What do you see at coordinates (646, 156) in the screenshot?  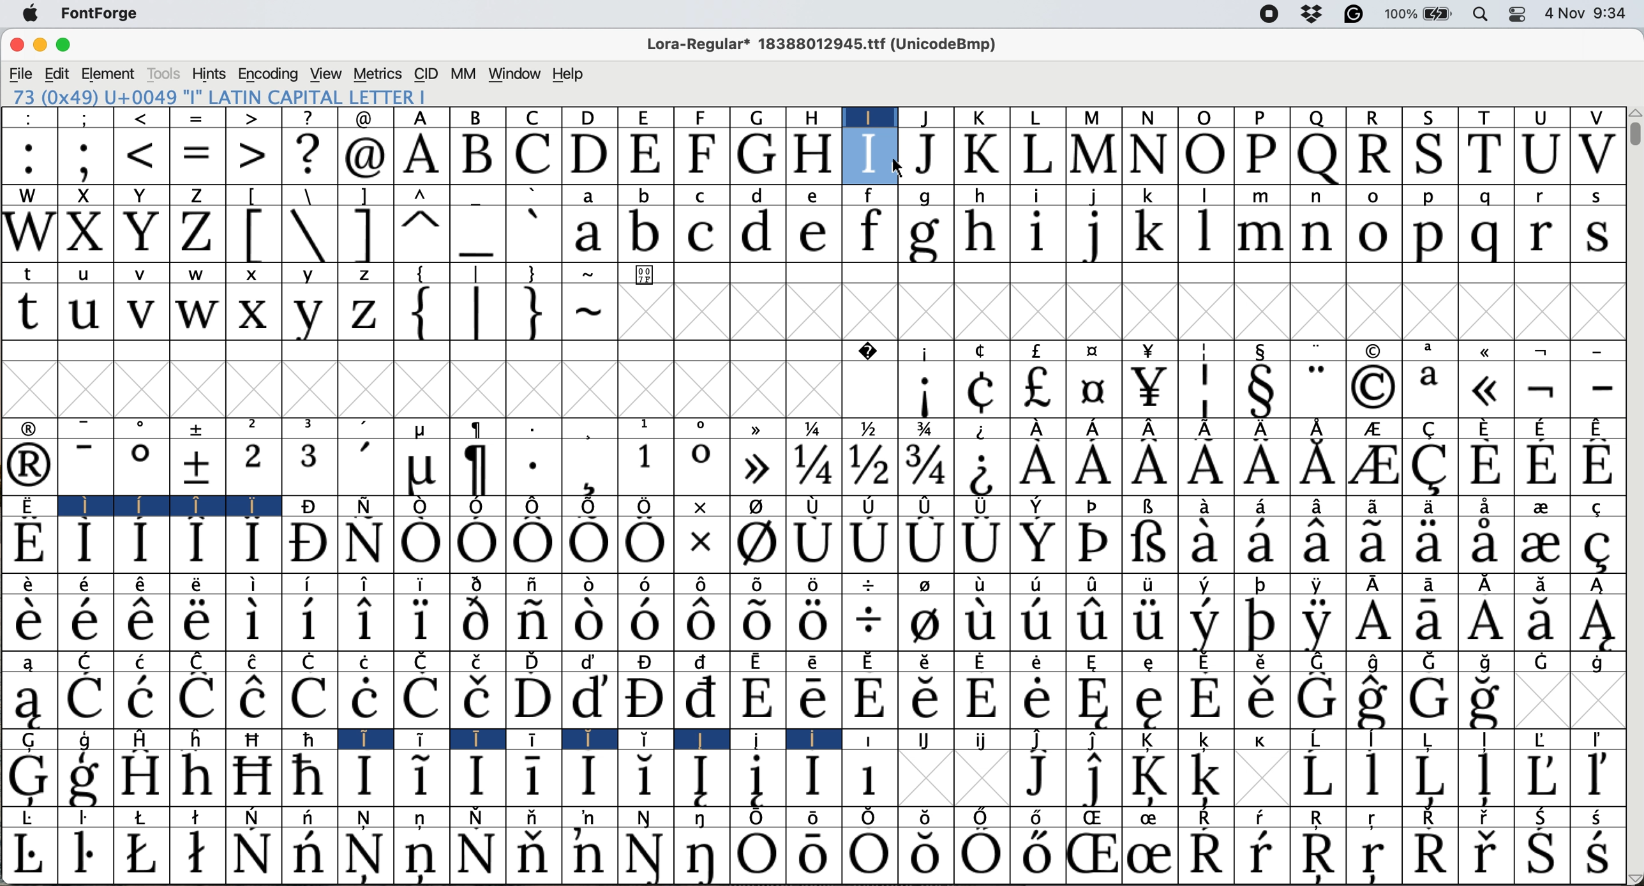 I see `E` at bounding box center [646, 156].